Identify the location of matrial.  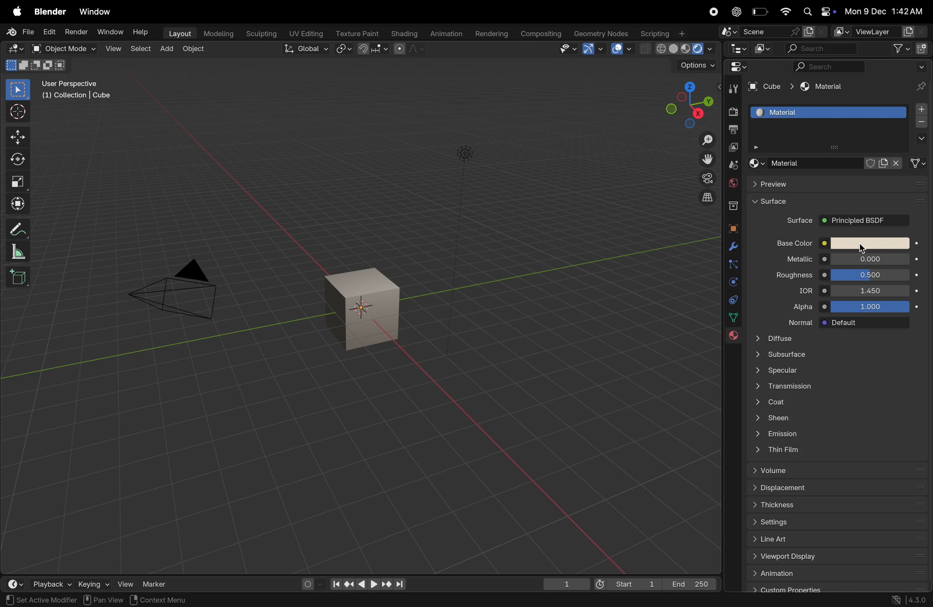
(815, 162).